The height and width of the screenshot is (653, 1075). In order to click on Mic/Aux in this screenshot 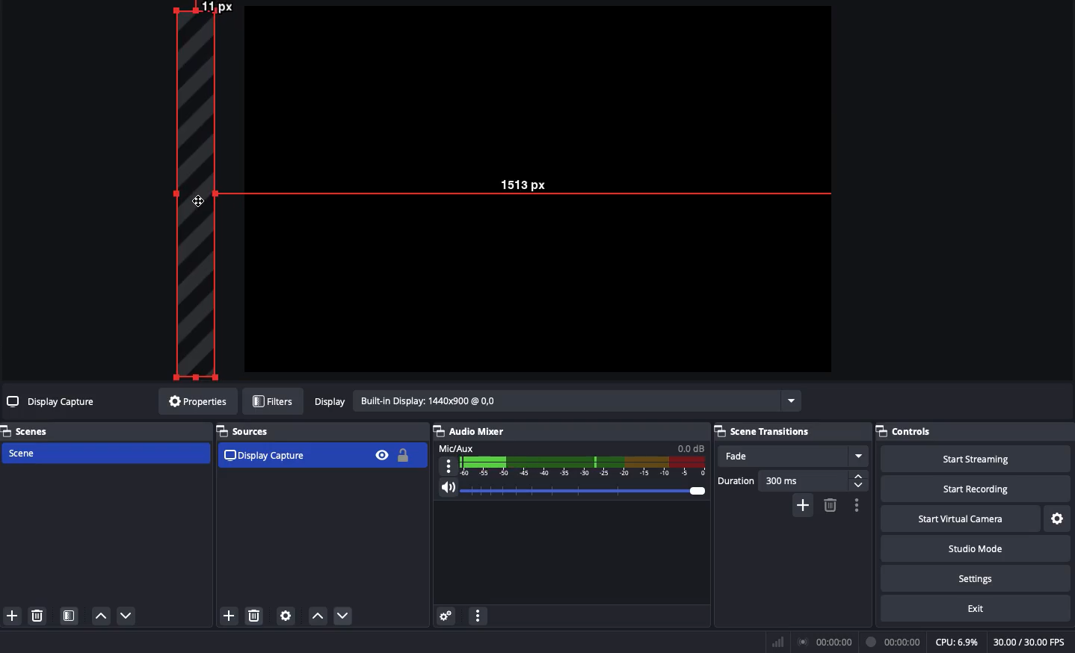, I will do `click(570, 459)`.